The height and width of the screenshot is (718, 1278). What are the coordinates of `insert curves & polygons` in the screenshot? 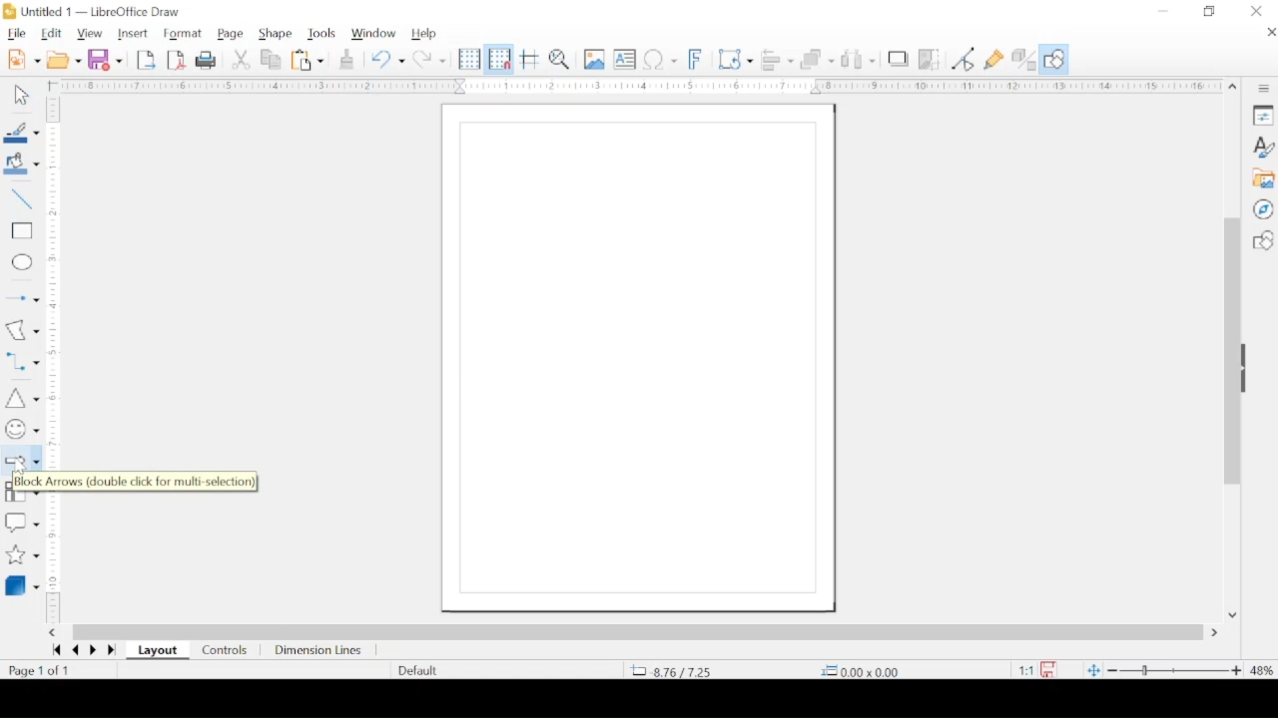 It's located at (22, 330).